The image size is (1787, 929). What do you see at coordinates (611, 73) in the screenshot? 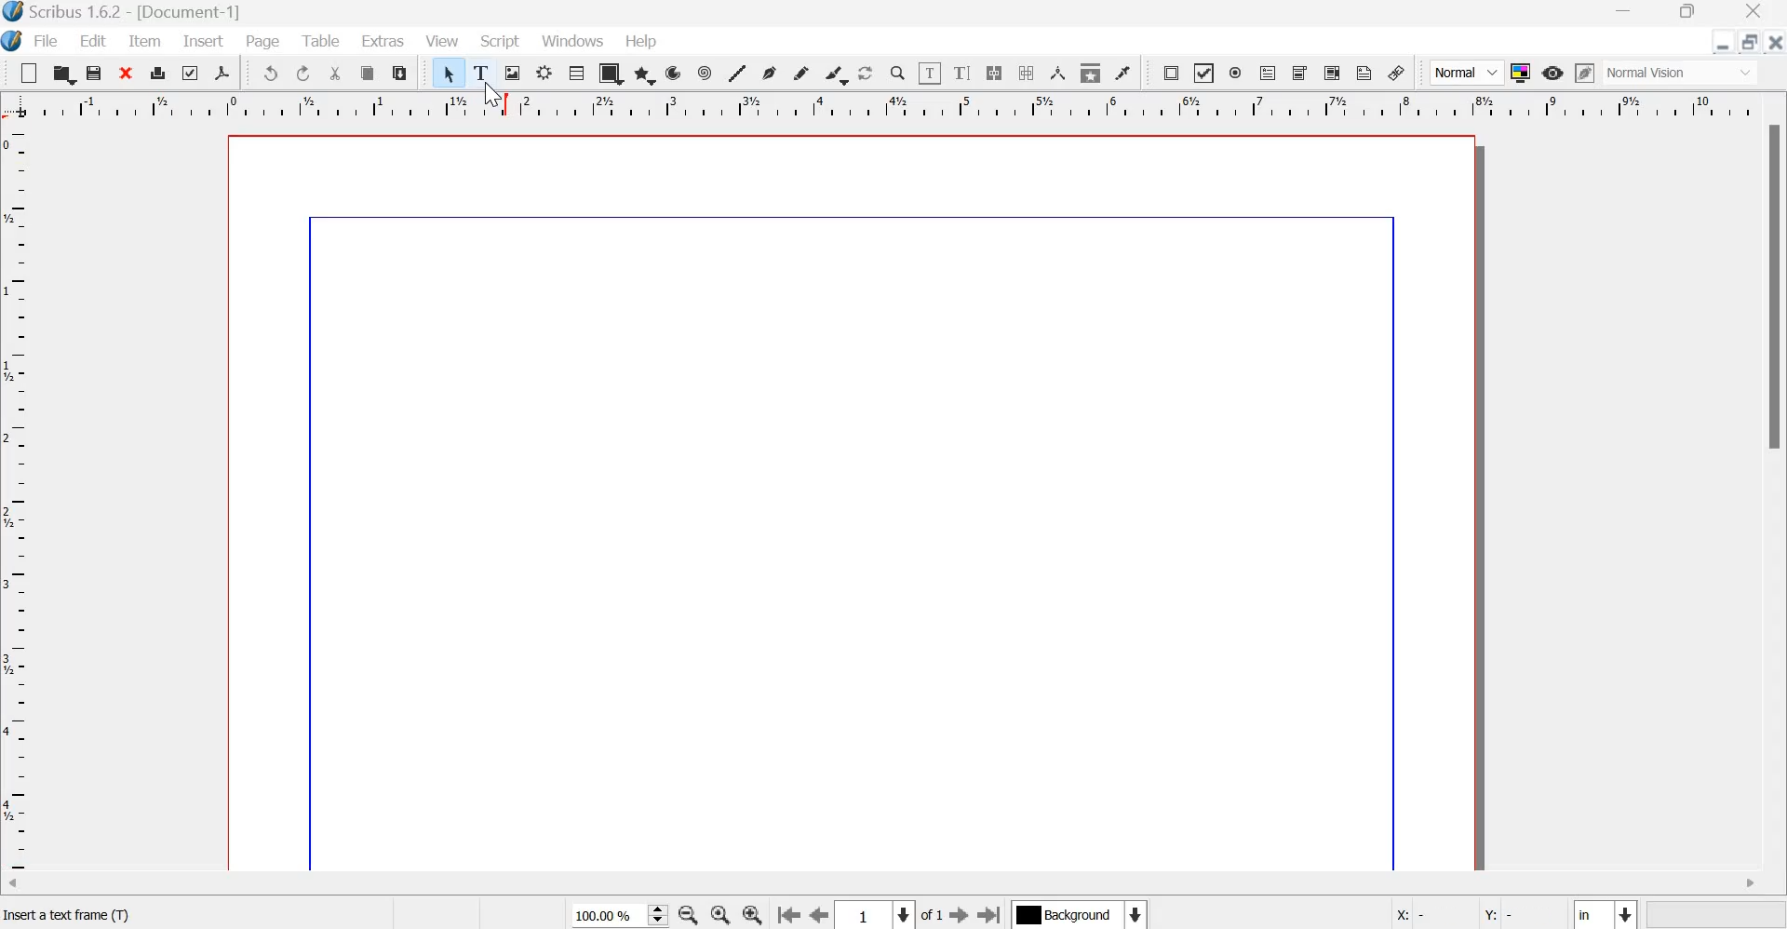
I see `shape` at bounding box center [611, 73].